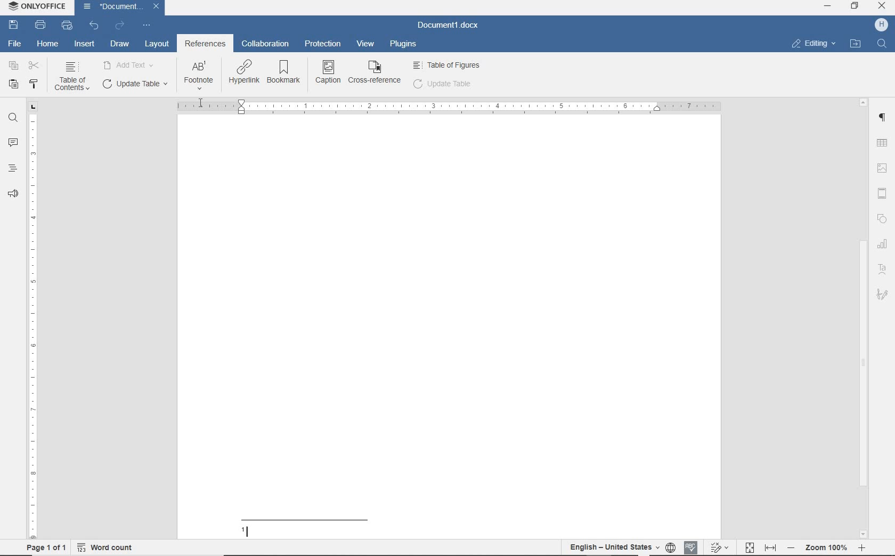 The width and height of the screenshot is (895, 556). I want to click on protection, so click(324, 45).